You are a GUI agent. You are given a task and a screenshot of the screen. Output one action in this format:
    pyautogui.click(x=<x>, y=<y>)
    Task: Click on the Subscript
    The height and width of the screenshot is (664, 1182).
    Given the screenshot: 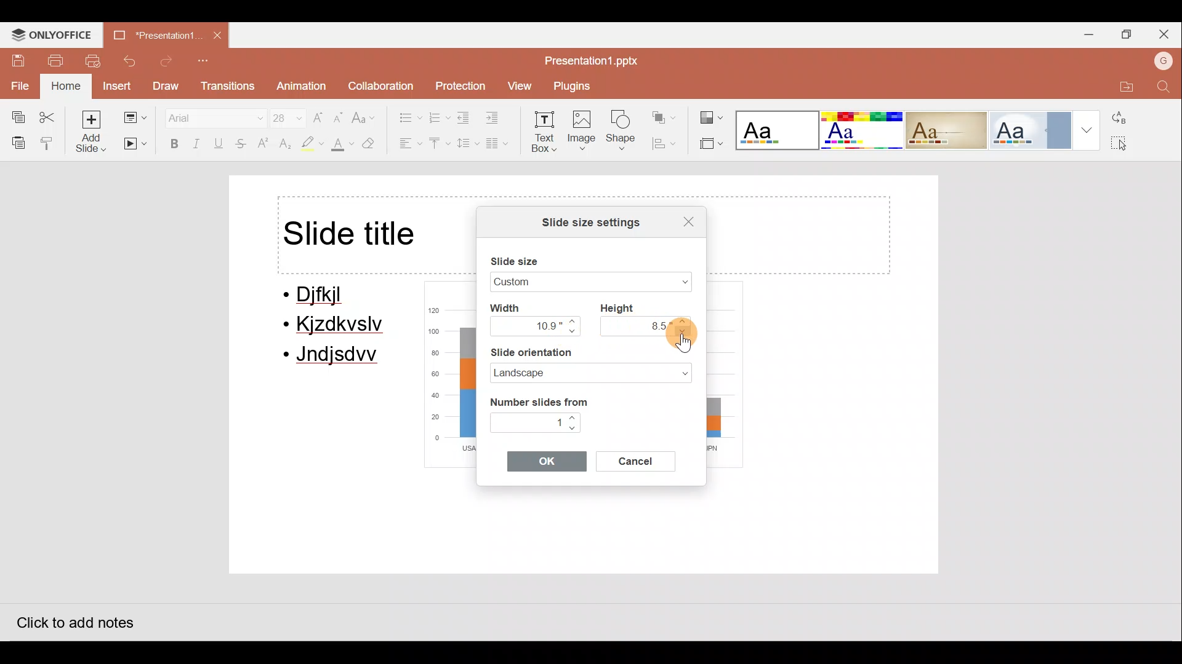 What is the action you would take?
    pyautogui.click(x=283, y=145)
    